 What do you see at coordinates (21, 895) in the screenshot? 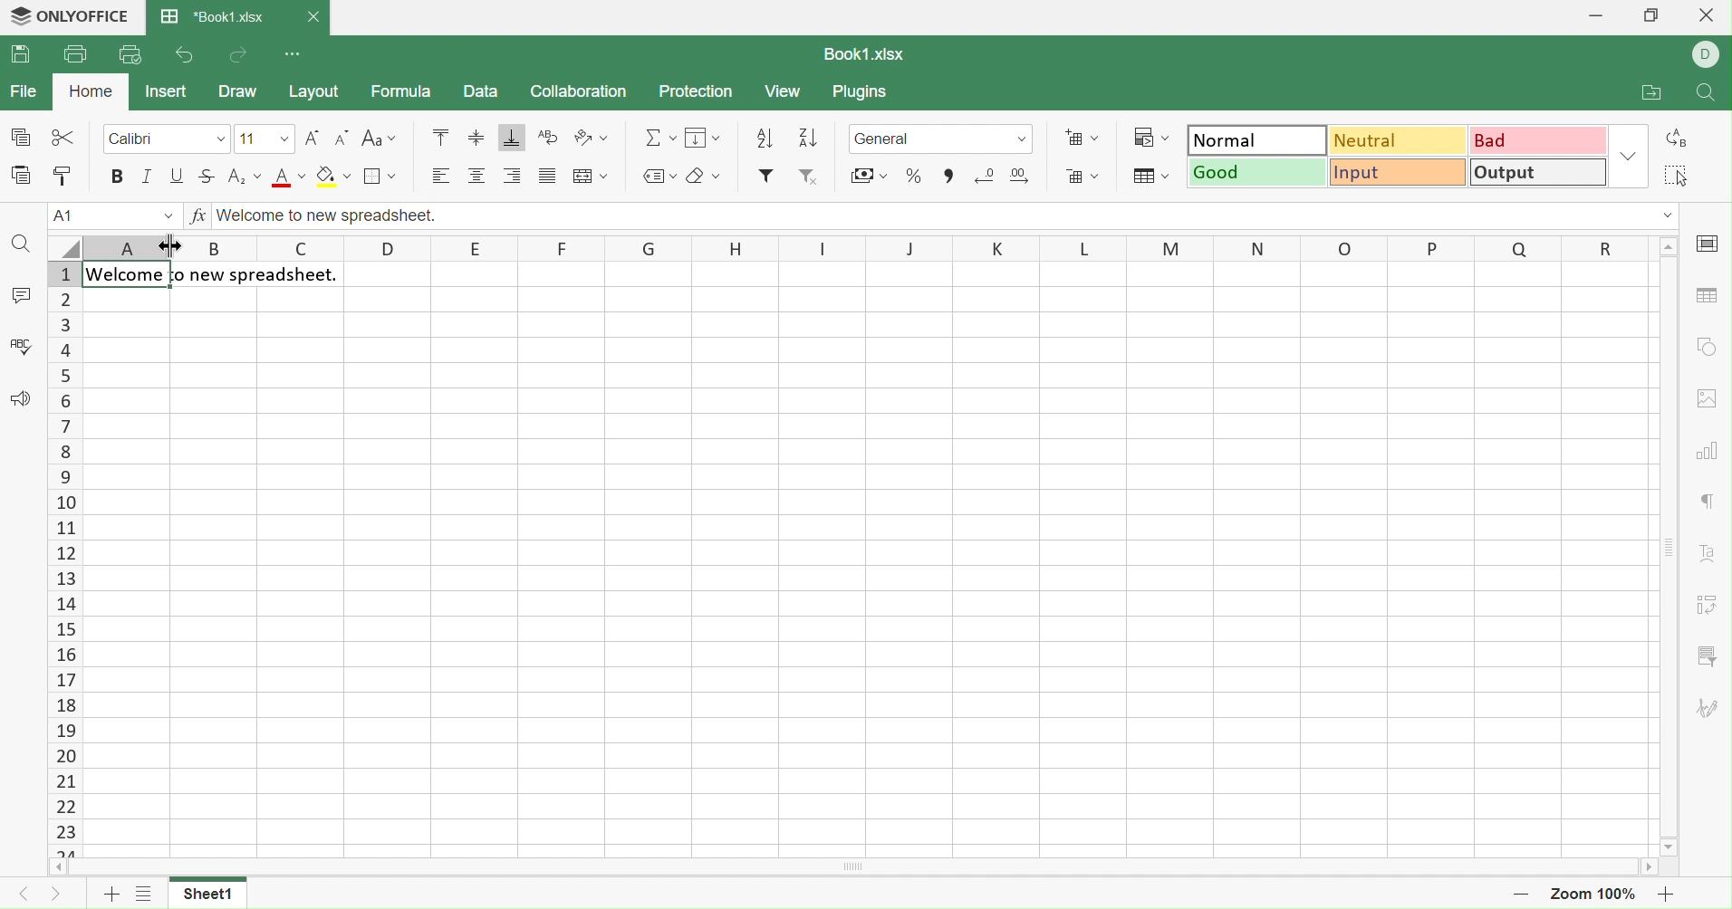
I see `Previous` at bounding box center [21, 895].